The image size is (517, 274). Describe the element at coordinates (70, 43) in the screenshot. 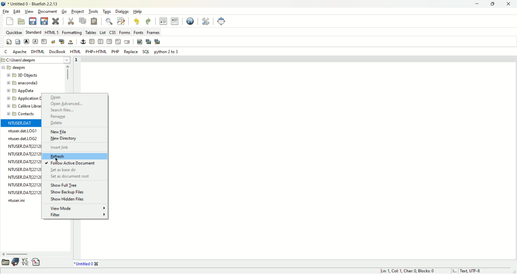

I see `non breaking space` at that location.